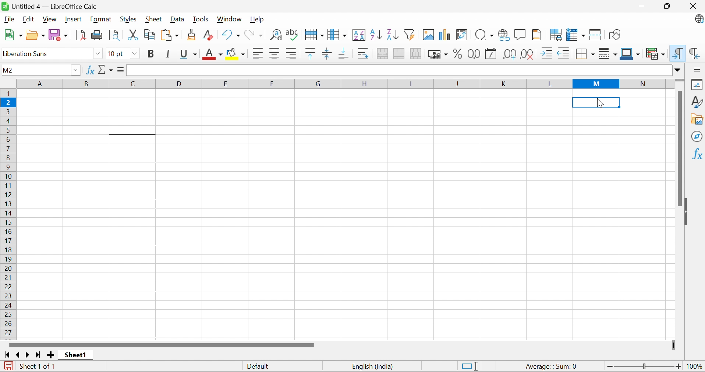 Image resolution: width=705 pixels, height=372 pixels. What do you see at coordinates (643, 7) in the screenshot?
I see `Minimize` at bounding box center [643, 7].